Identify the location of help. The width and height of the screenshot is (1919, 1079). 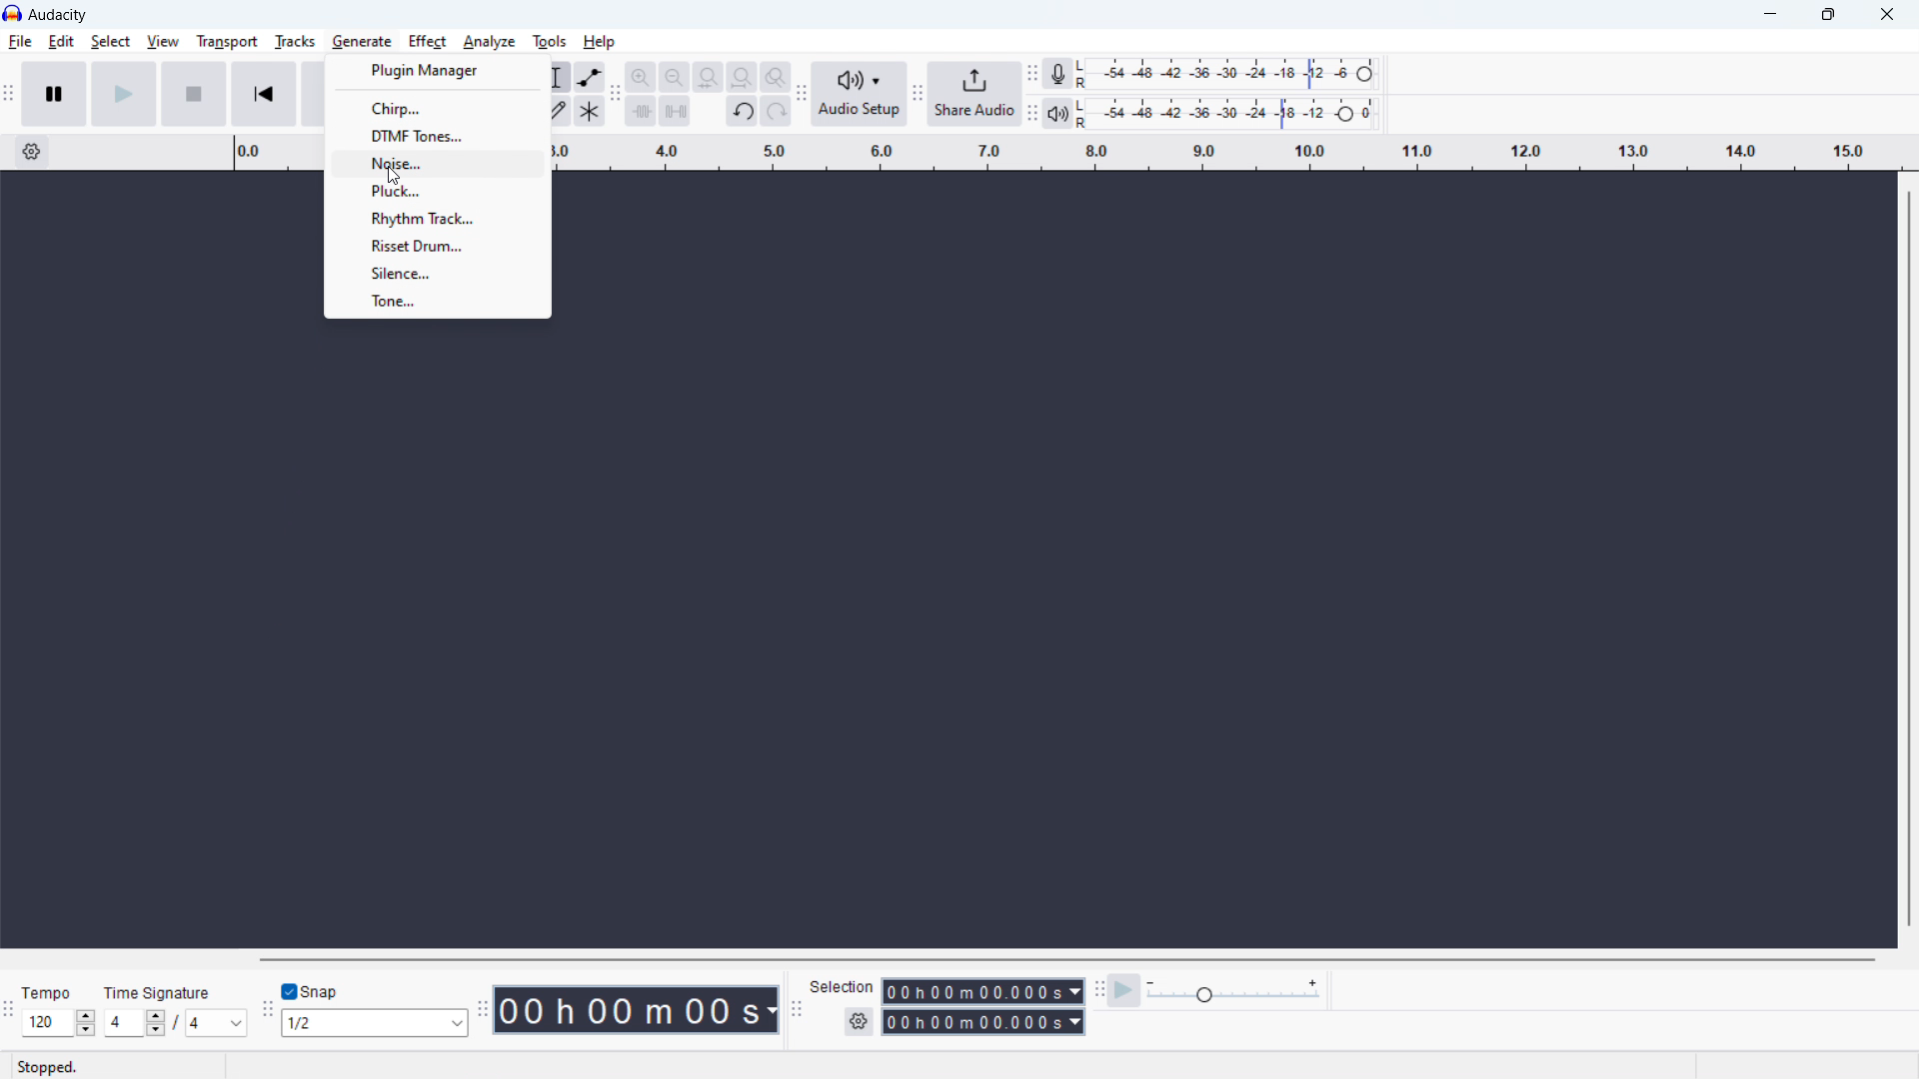
(599, 42).